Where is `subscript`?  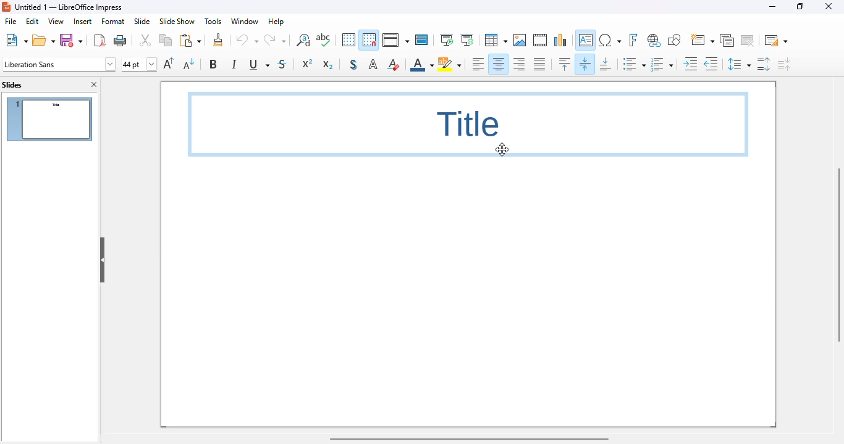 subscript is located at coordinates (327, 64).